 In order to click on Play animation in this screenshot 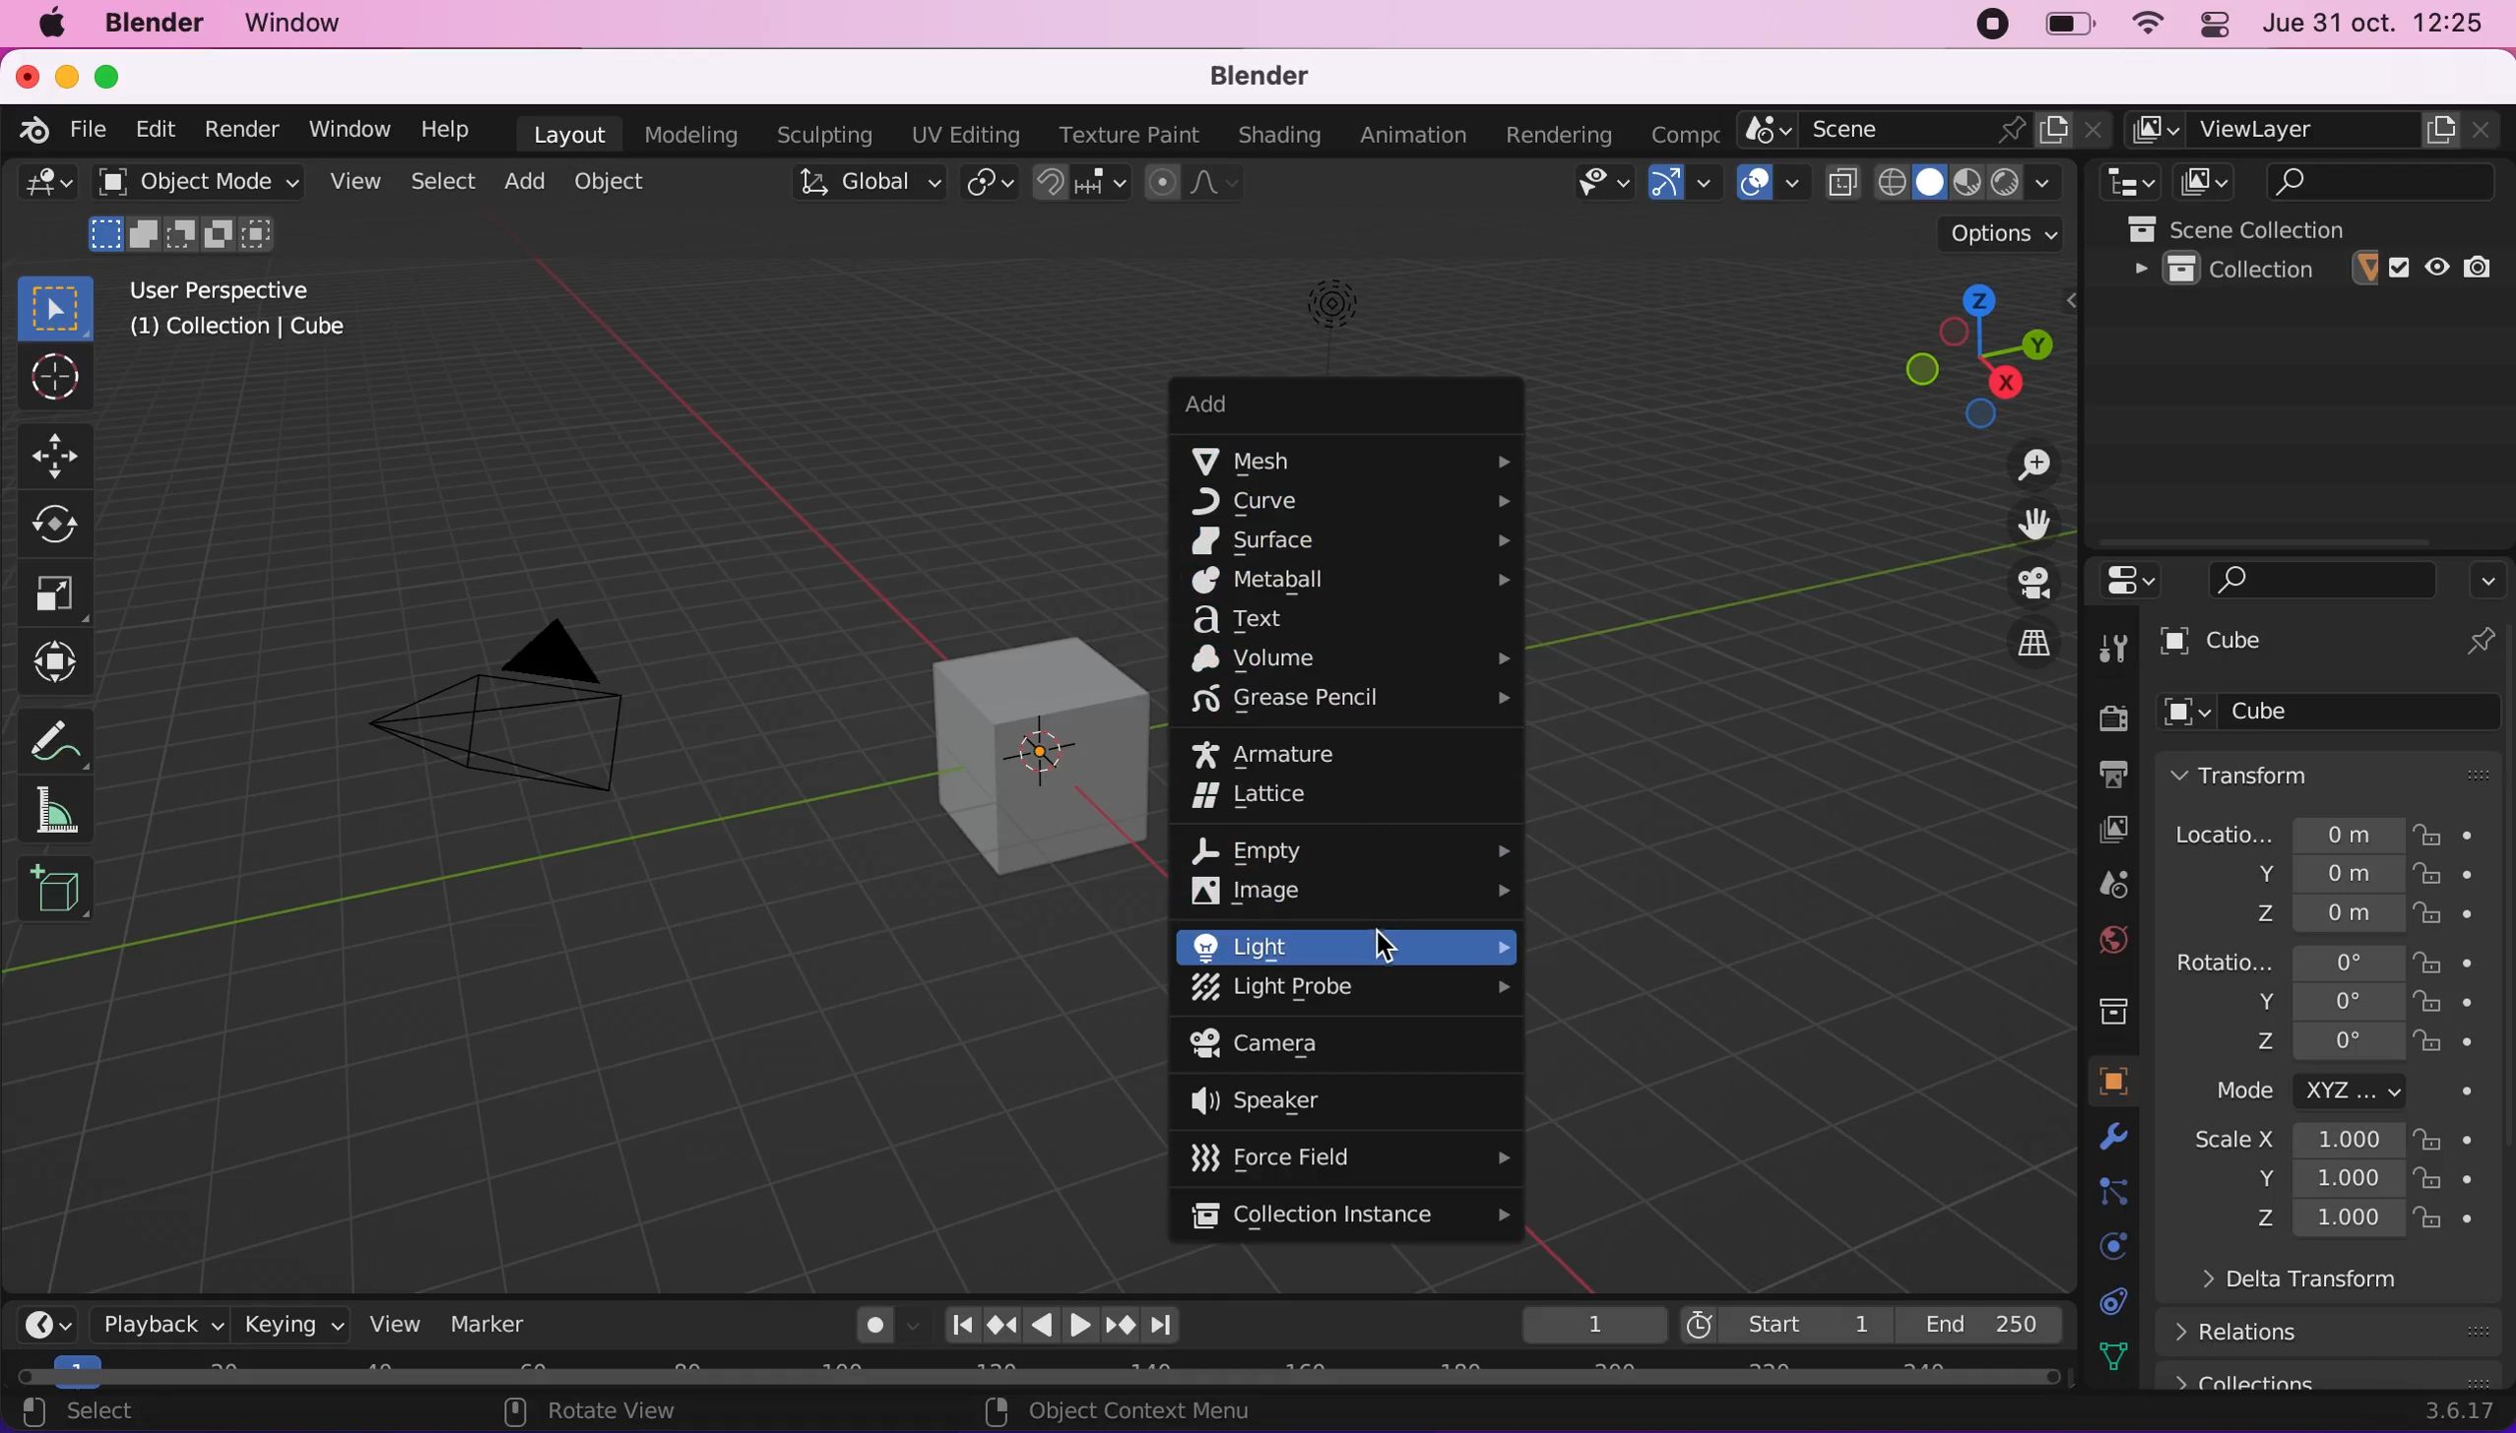, I will do `click(1078, 1327)`.